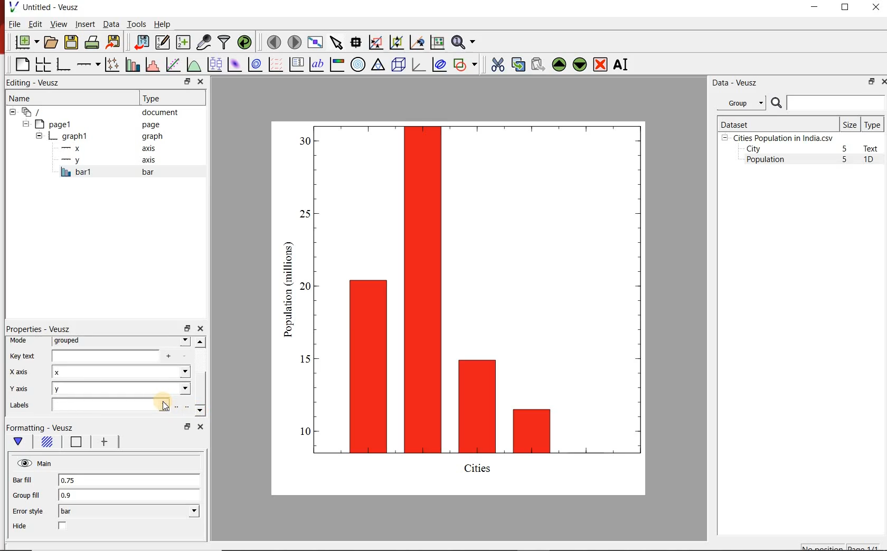 The image size is (887, 551). I want to click on y axis, so click(26, 388).